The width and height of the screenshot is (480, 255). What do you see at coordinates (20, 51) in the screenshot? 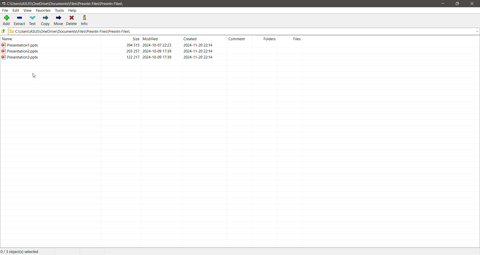
I see `extracted file 2` at bounding box center [20, 51].